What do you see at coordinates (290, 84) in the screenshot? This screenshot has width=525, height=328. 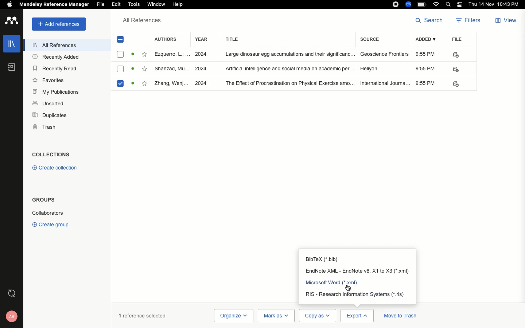 I see `the effect of procrastination on physical exercise` at bounding box center [290, 84].